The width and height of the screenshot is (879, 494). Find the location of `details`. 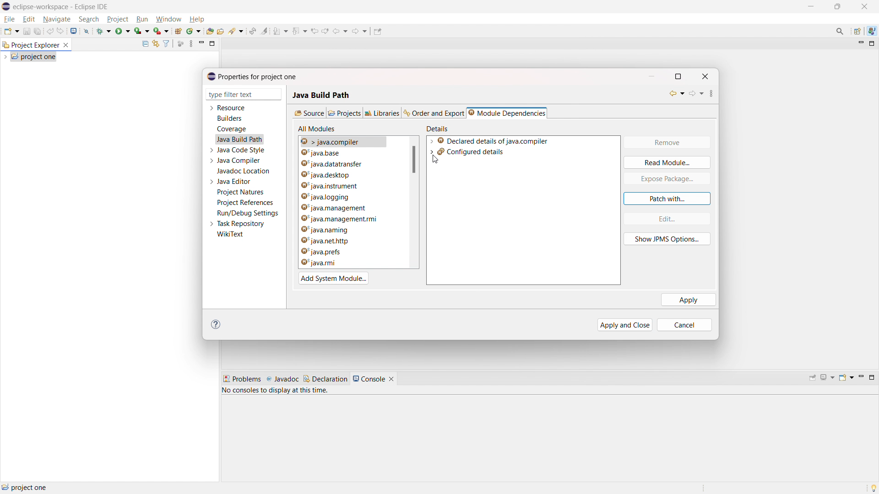

details is located at coordinates (439, 128).